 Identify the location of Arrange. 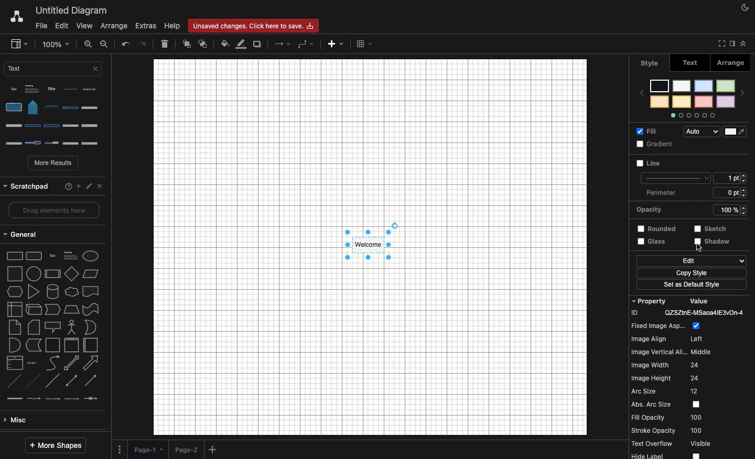
(732, 64).